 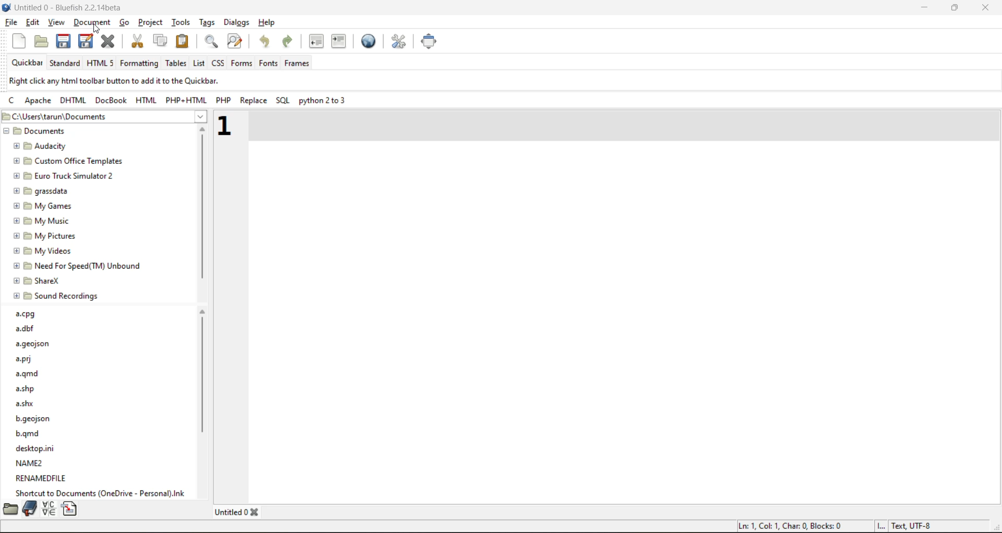 I want to click on help, so click(x=268, y=23).